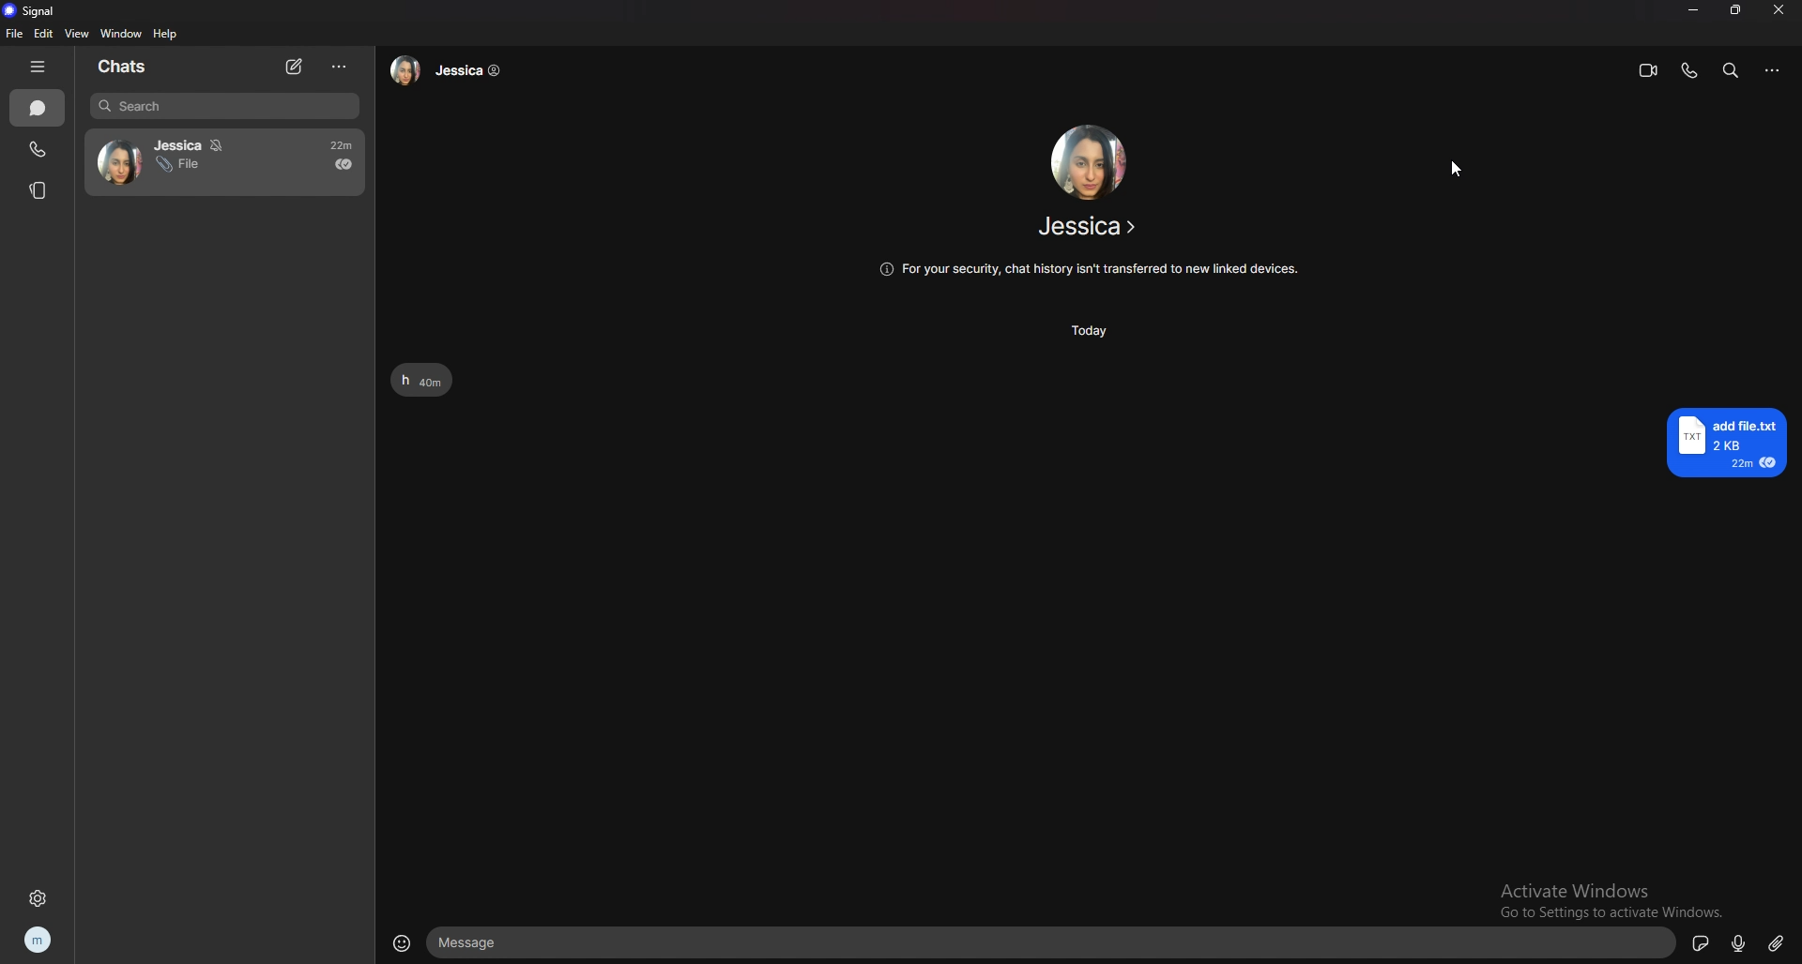  What do you see at coordinates (1093, 229) in the screenshot?
I see `Jessica >` at bounding box center [1093, 229].